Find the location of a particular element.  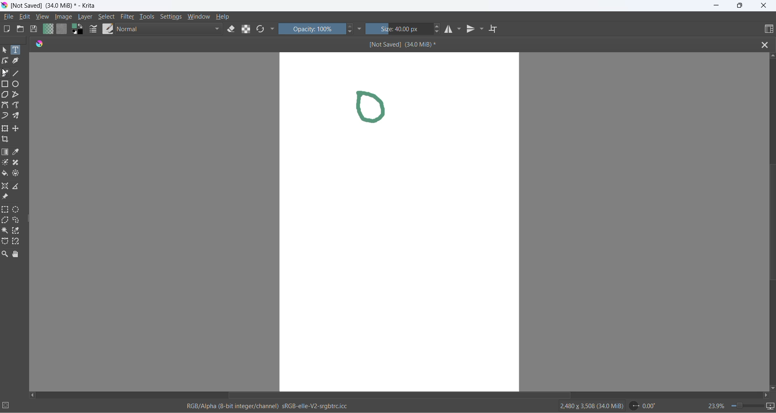

opacity percentange is located at coordinates (312, 29).